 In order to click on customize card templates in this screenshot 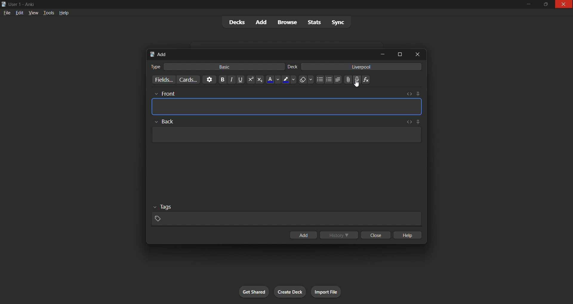, I will do `click(187, 80)`.